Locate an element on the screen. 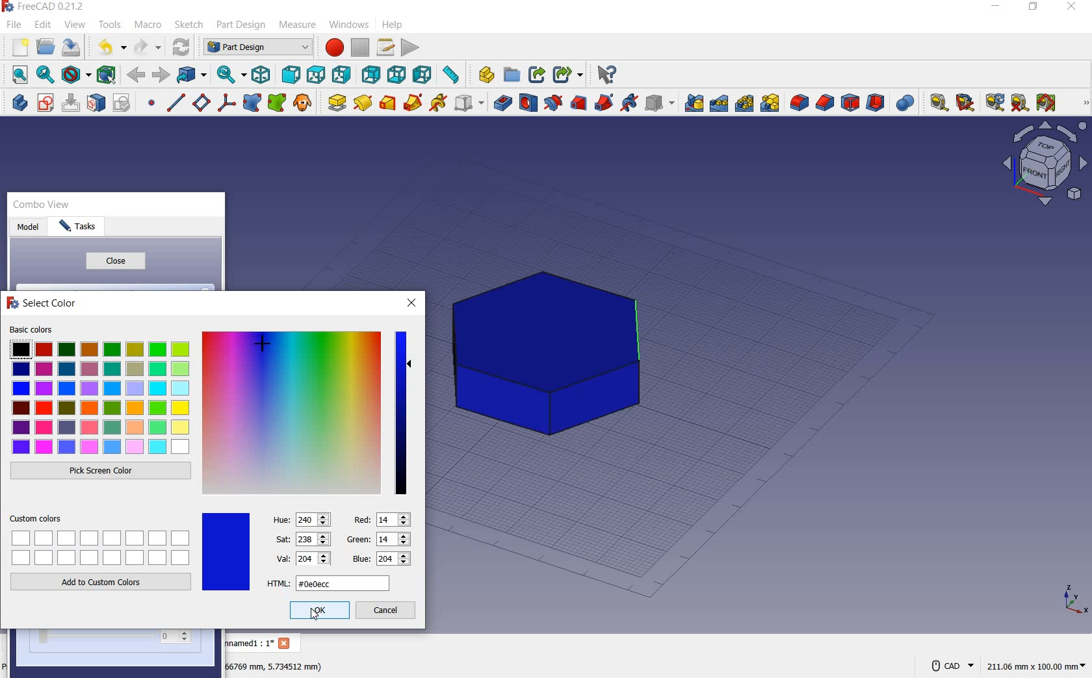 The height and width of the screenshot is (678, 1092). select color is located at coordinates (42, 305).